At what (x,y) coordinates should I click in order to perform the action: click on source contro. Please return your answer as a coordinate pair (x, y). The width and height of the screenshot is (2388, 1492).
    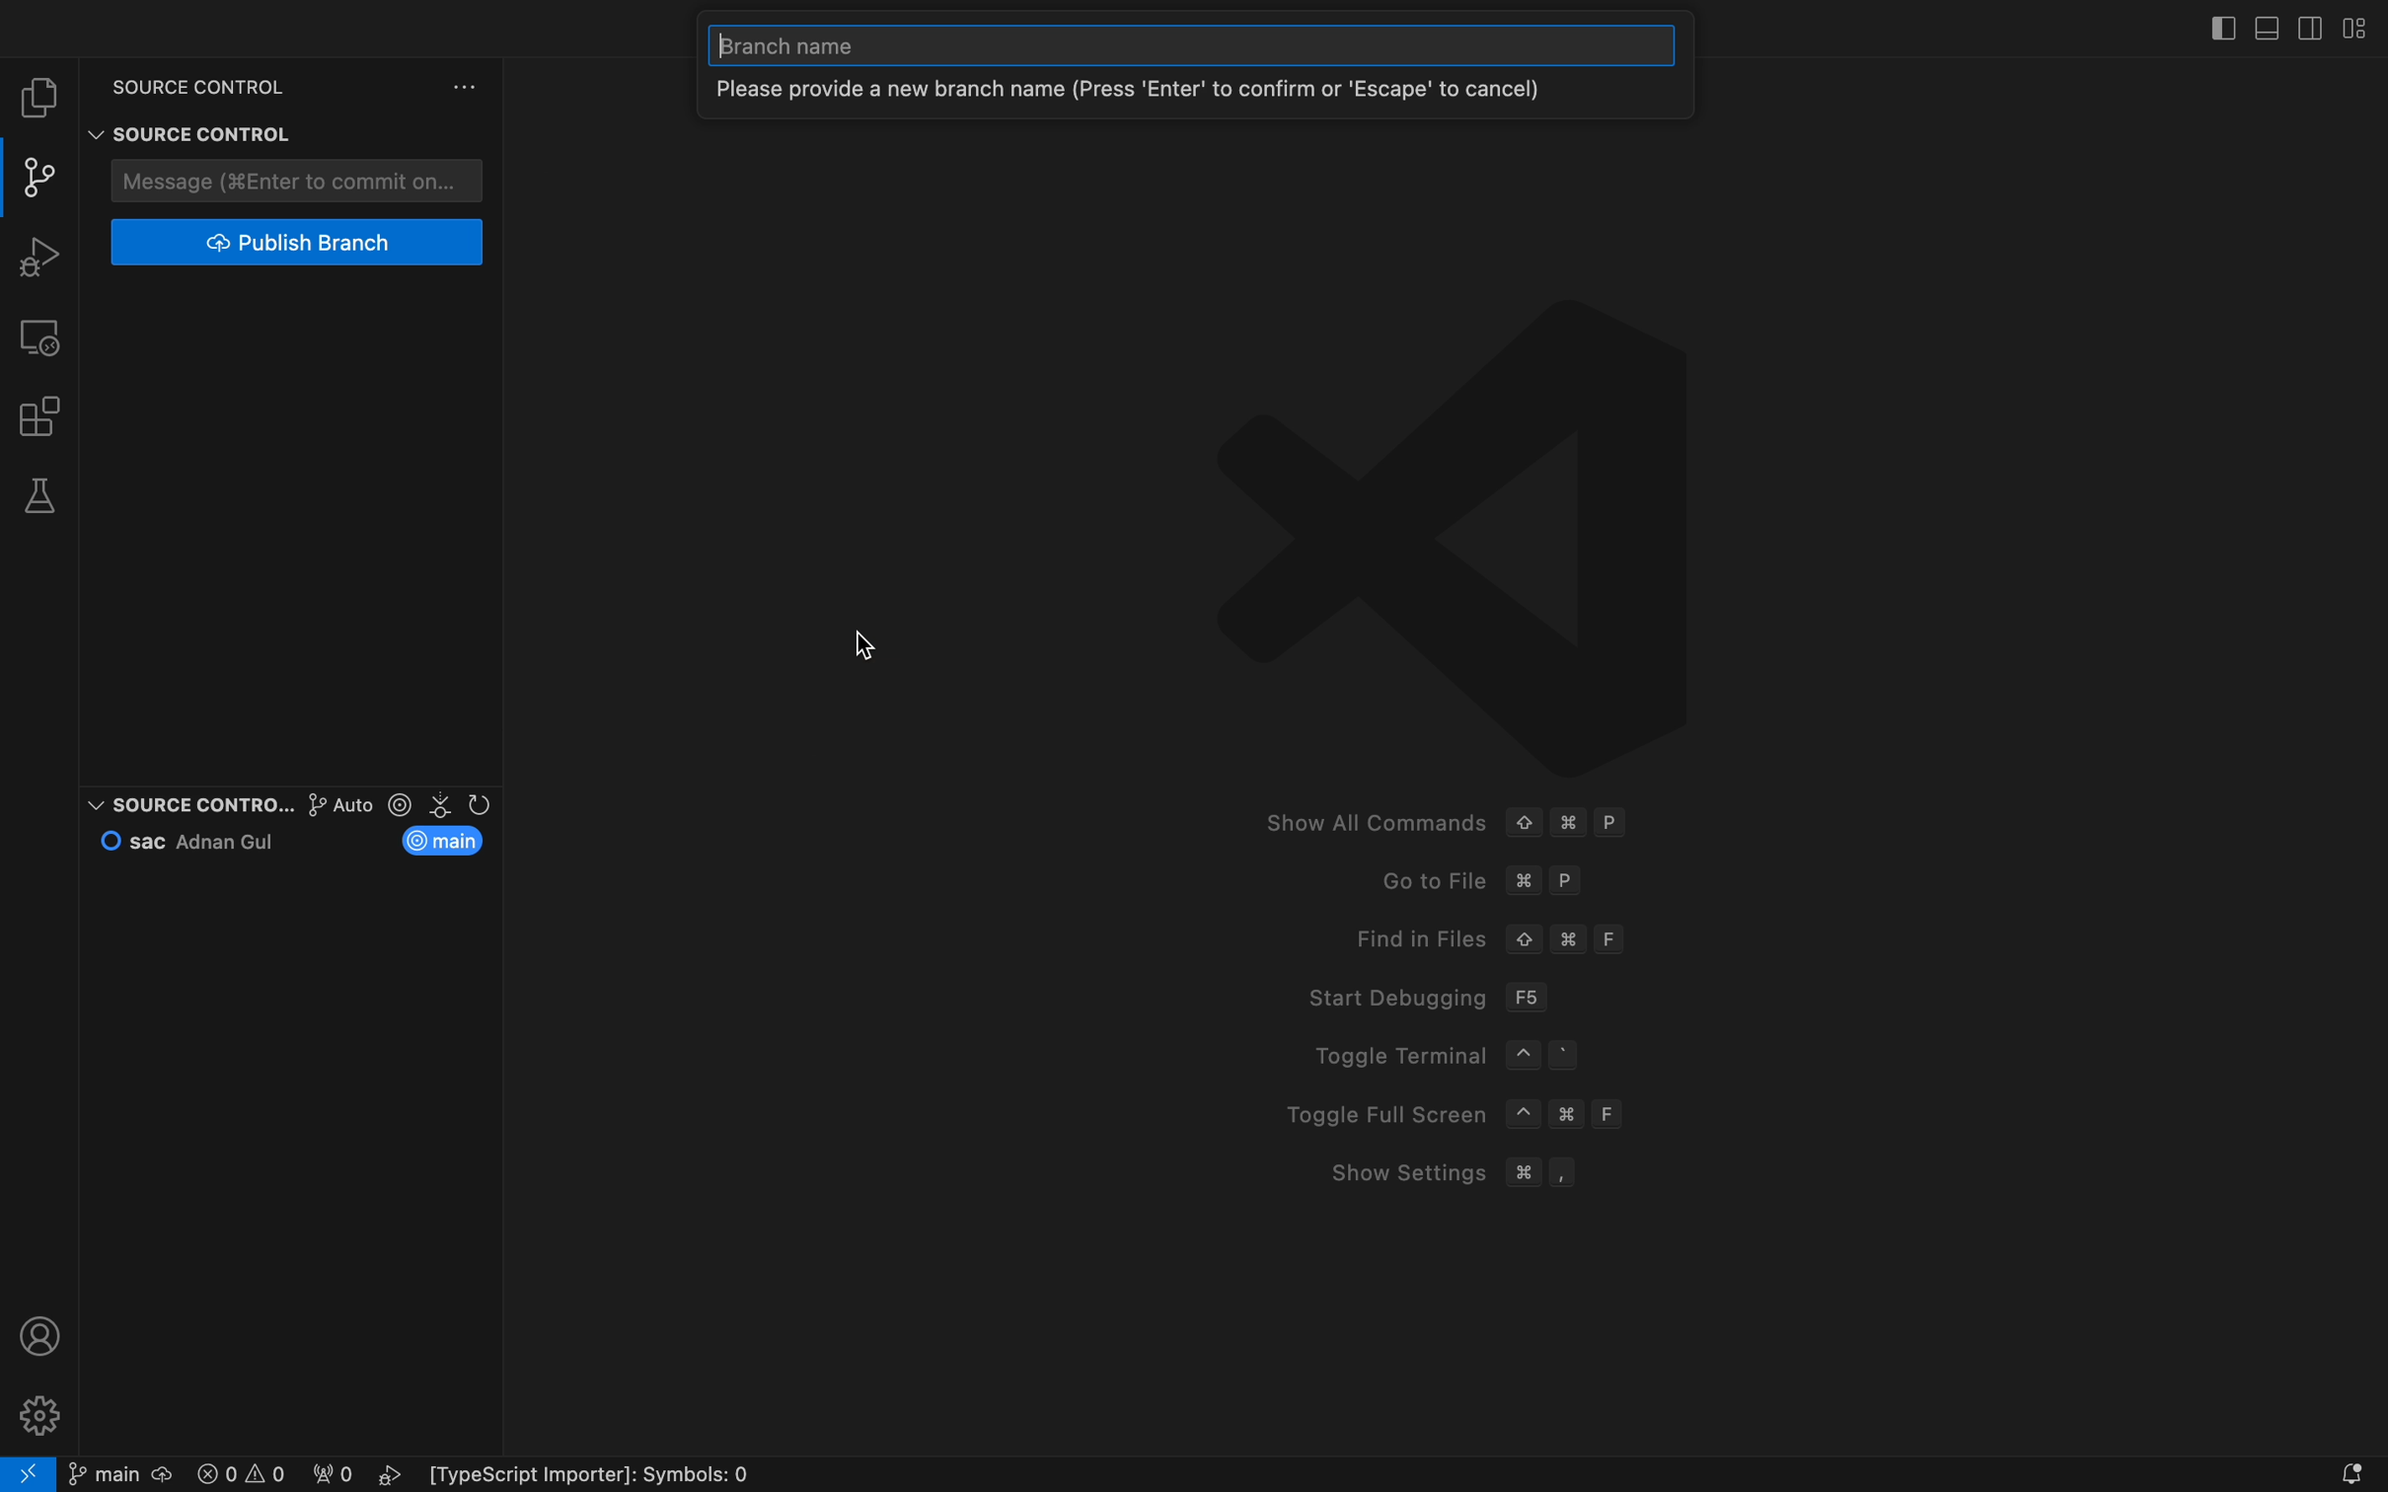
    Looking at the image, I should click on (186, 804).